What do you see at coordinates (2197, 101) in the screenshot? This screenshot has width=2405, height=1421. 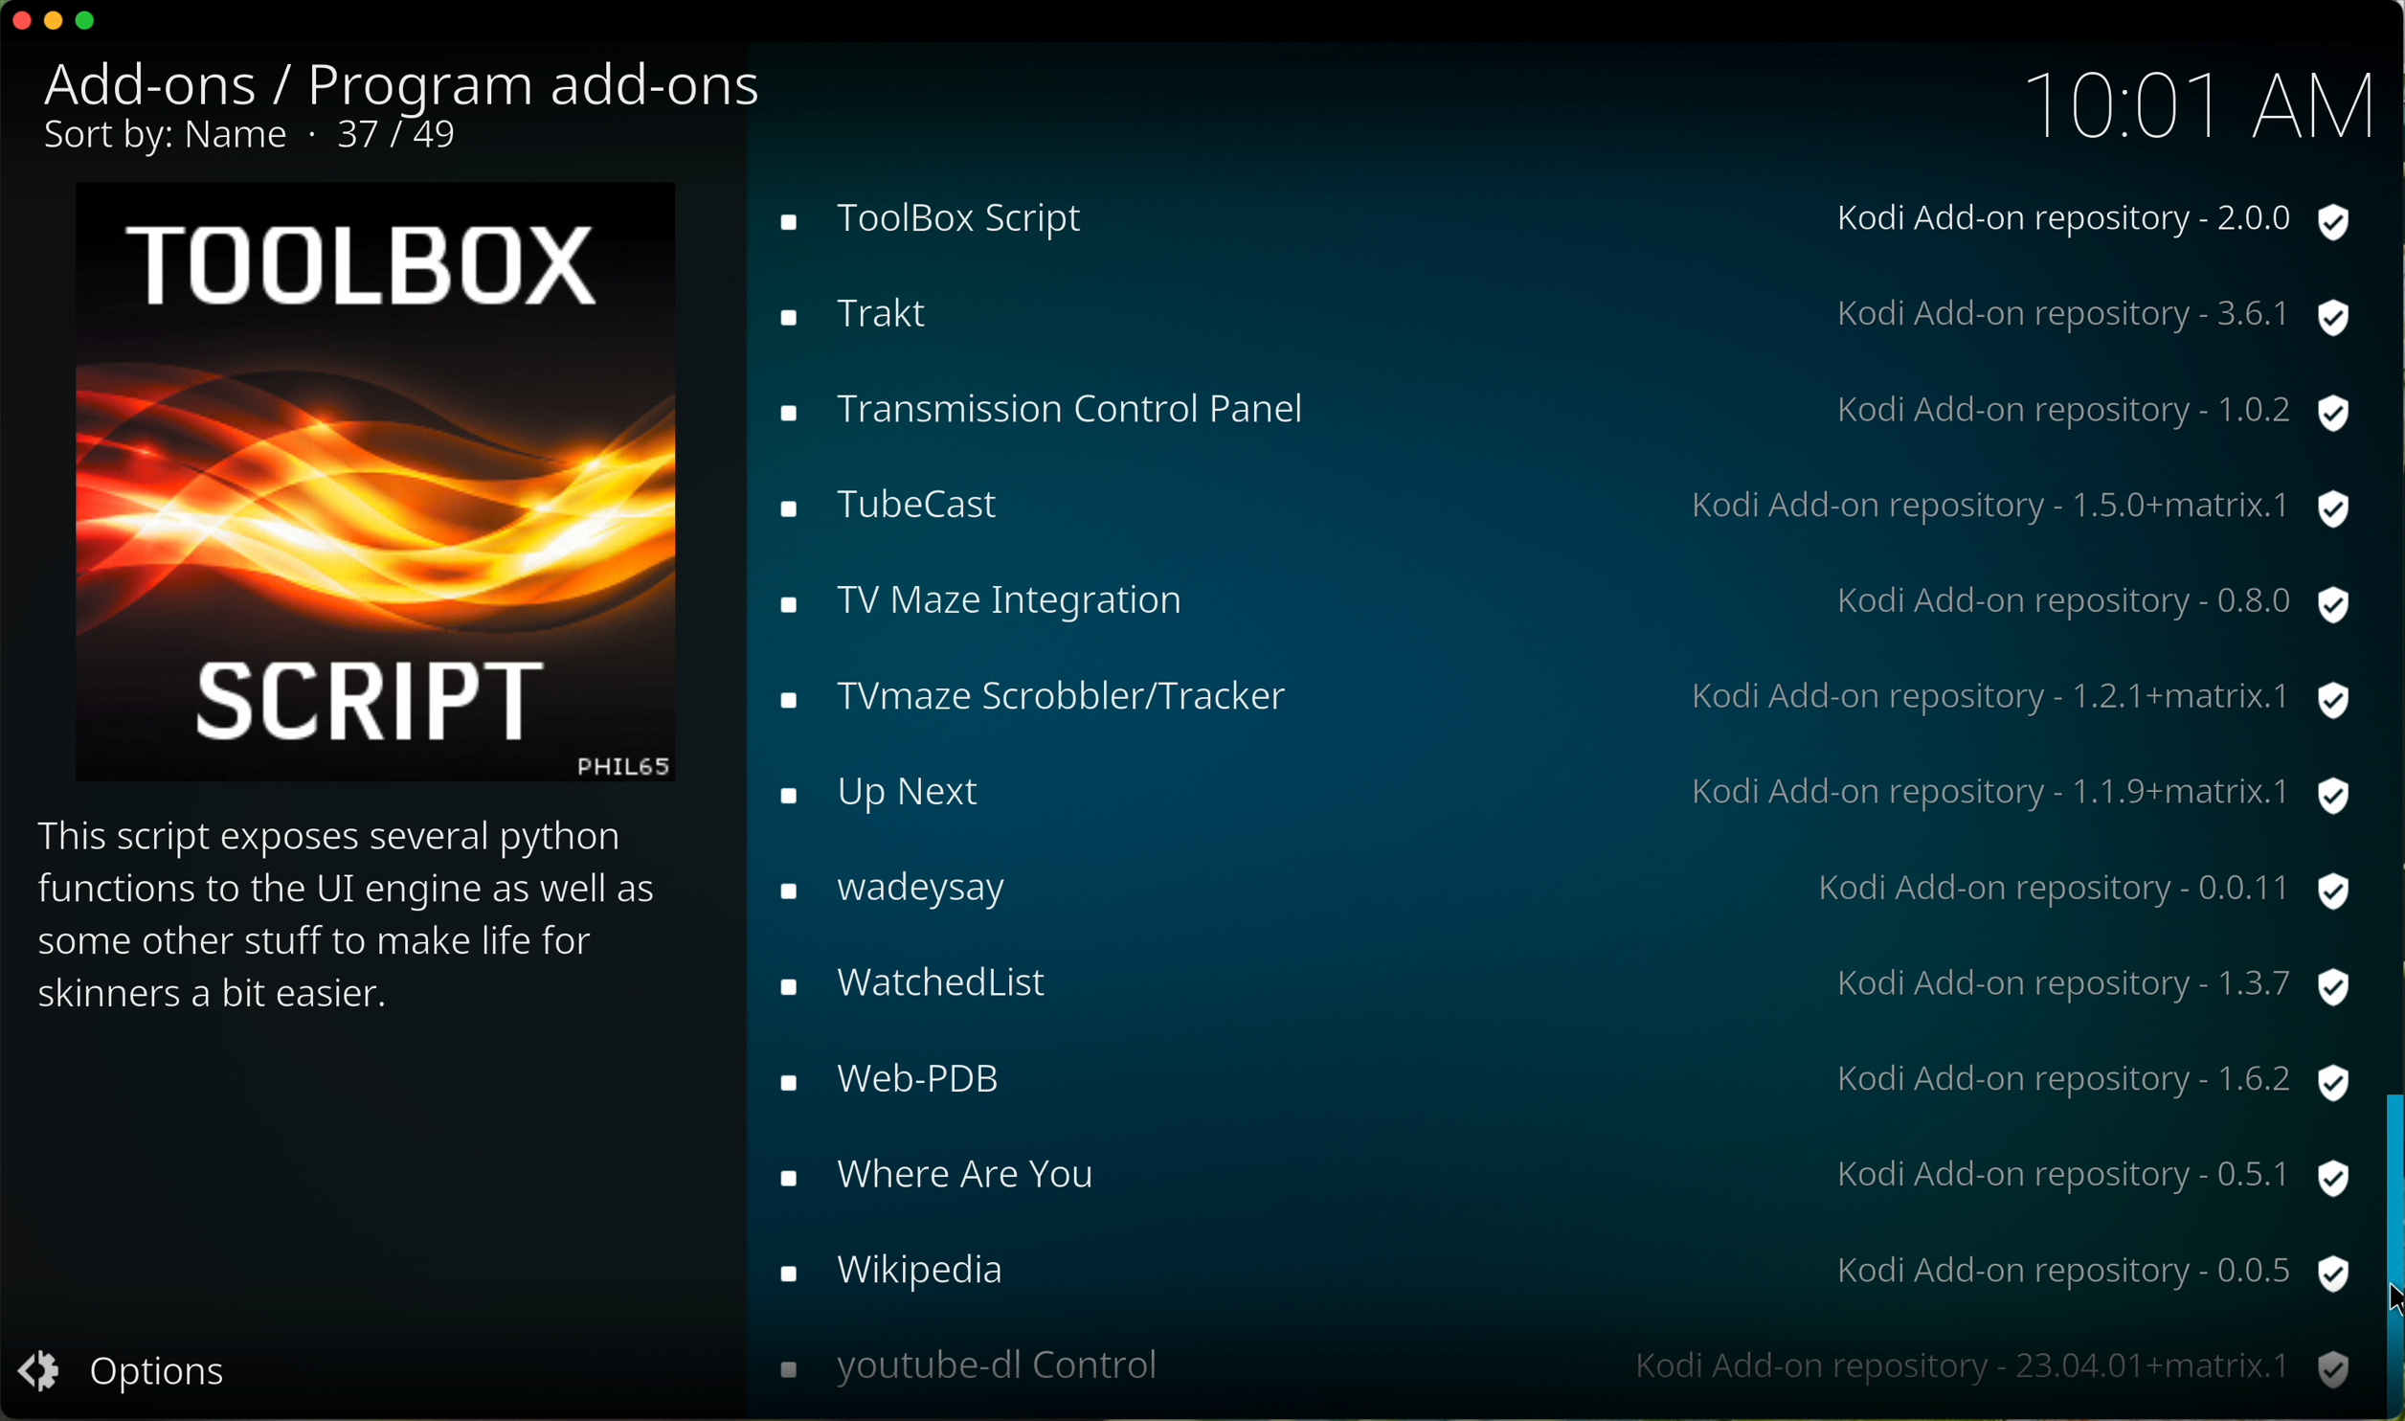 I see `10:01 AM` at bounding box center [2197, 101].